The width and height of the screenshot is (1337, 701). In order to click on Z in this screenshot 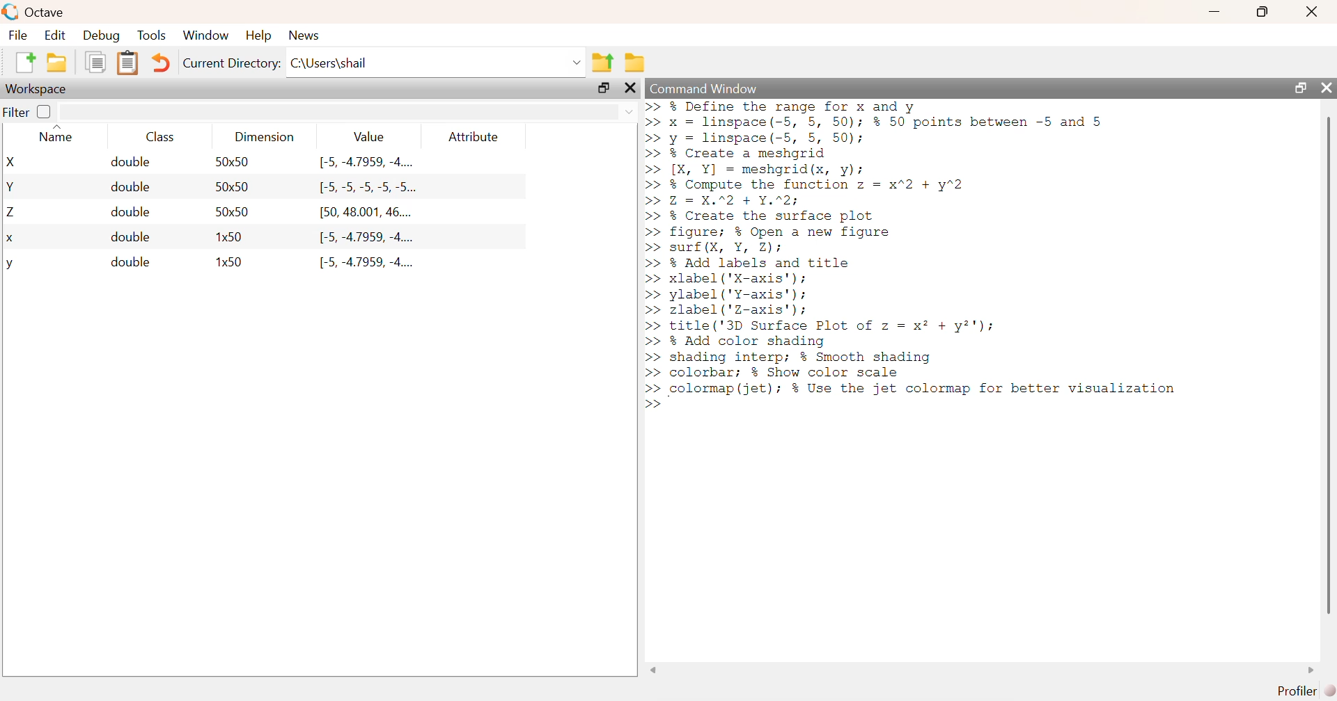, I will do `click(13, 213)`.